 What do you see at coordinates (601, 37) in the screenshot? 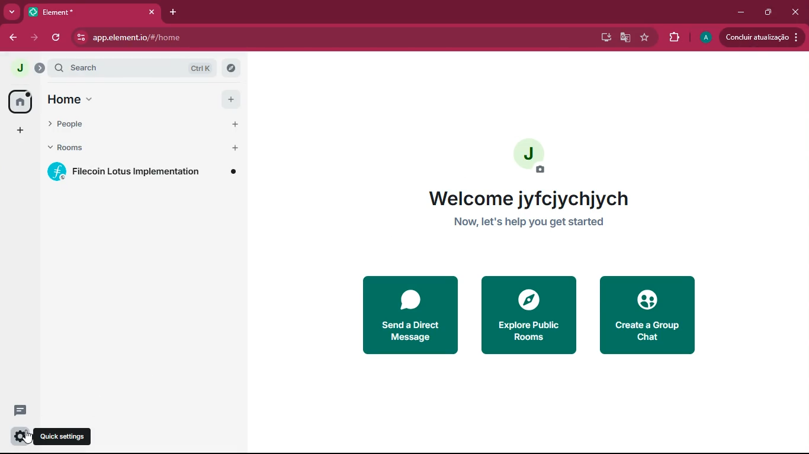
I see `desktop` at bounding box center [601, 37].